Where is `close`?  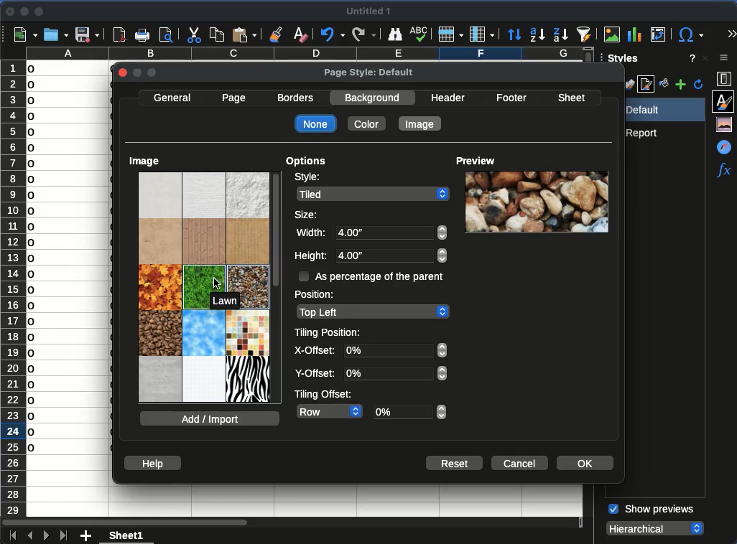
close is located at coordinates (705, 58).